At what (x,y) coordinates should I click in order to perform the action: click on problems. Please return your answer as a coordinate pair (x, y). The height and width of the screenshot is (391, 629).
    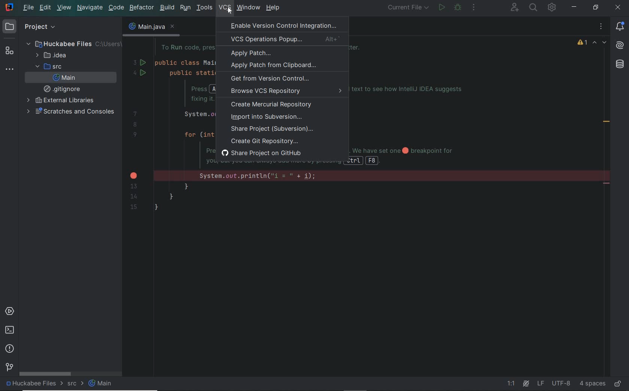
    Looking at the image, I should click on (10, 348).